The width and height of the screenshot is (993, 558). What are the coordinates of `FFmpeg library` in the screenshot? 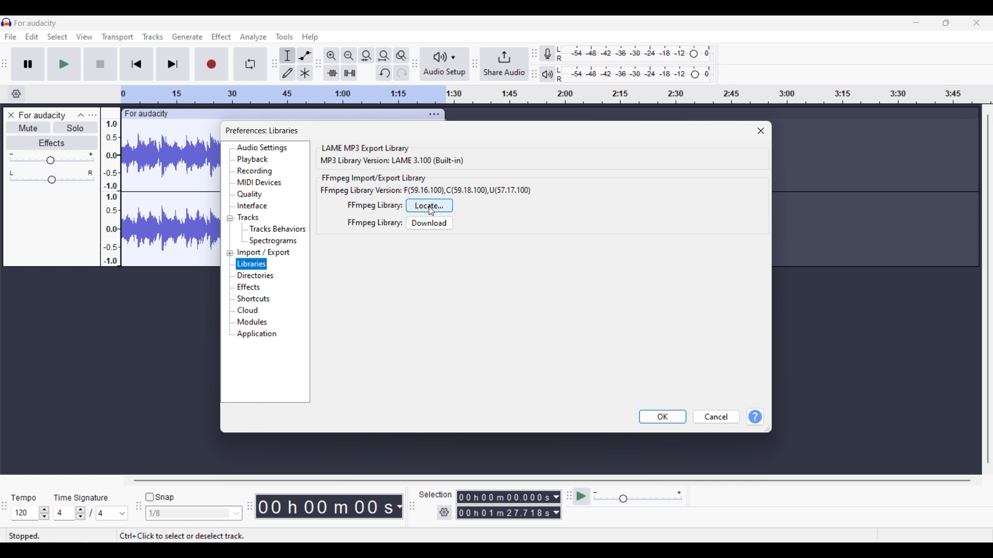 It's located at (374, 223).